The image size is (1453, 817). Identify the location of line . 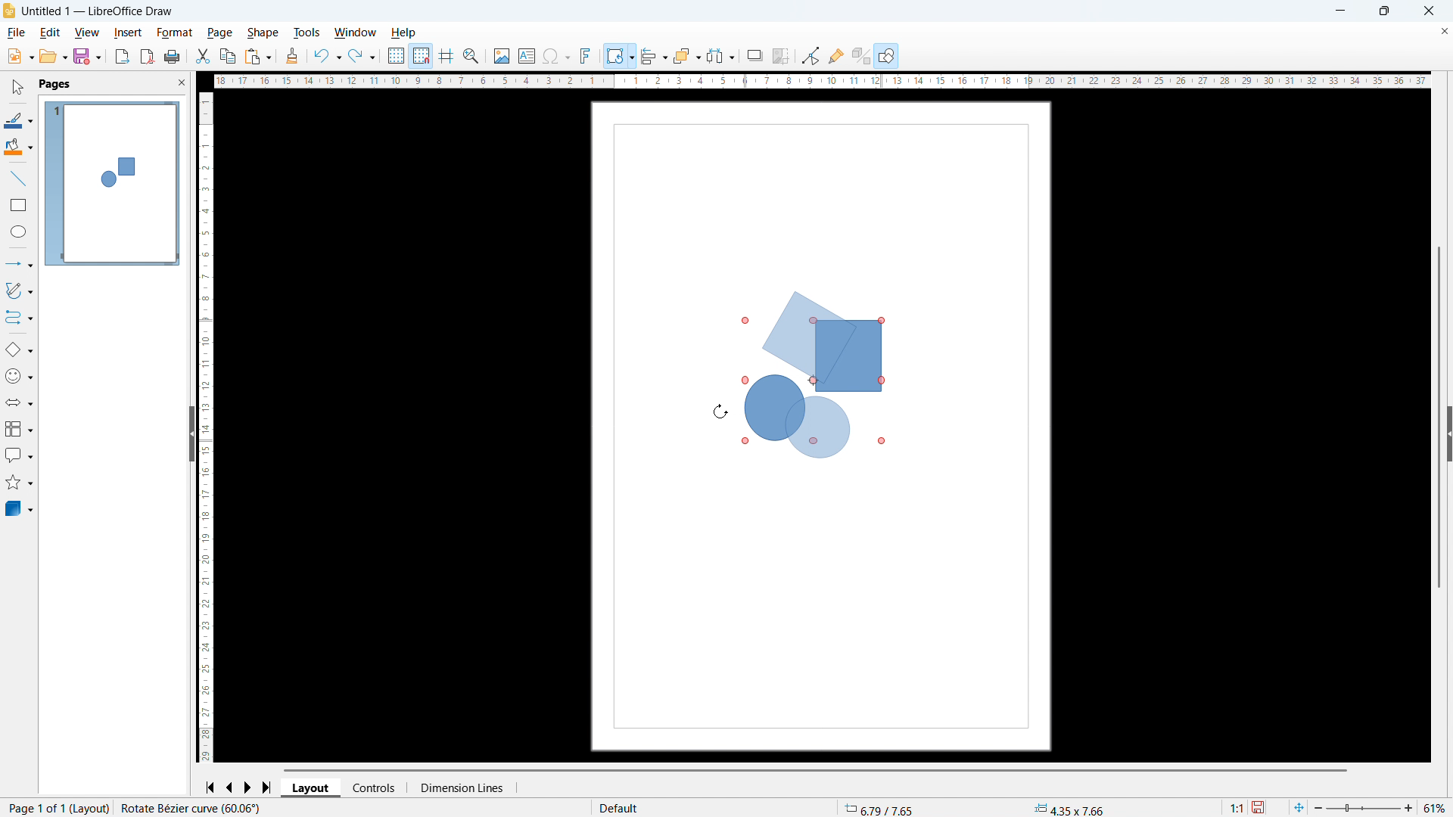
(18, 178).